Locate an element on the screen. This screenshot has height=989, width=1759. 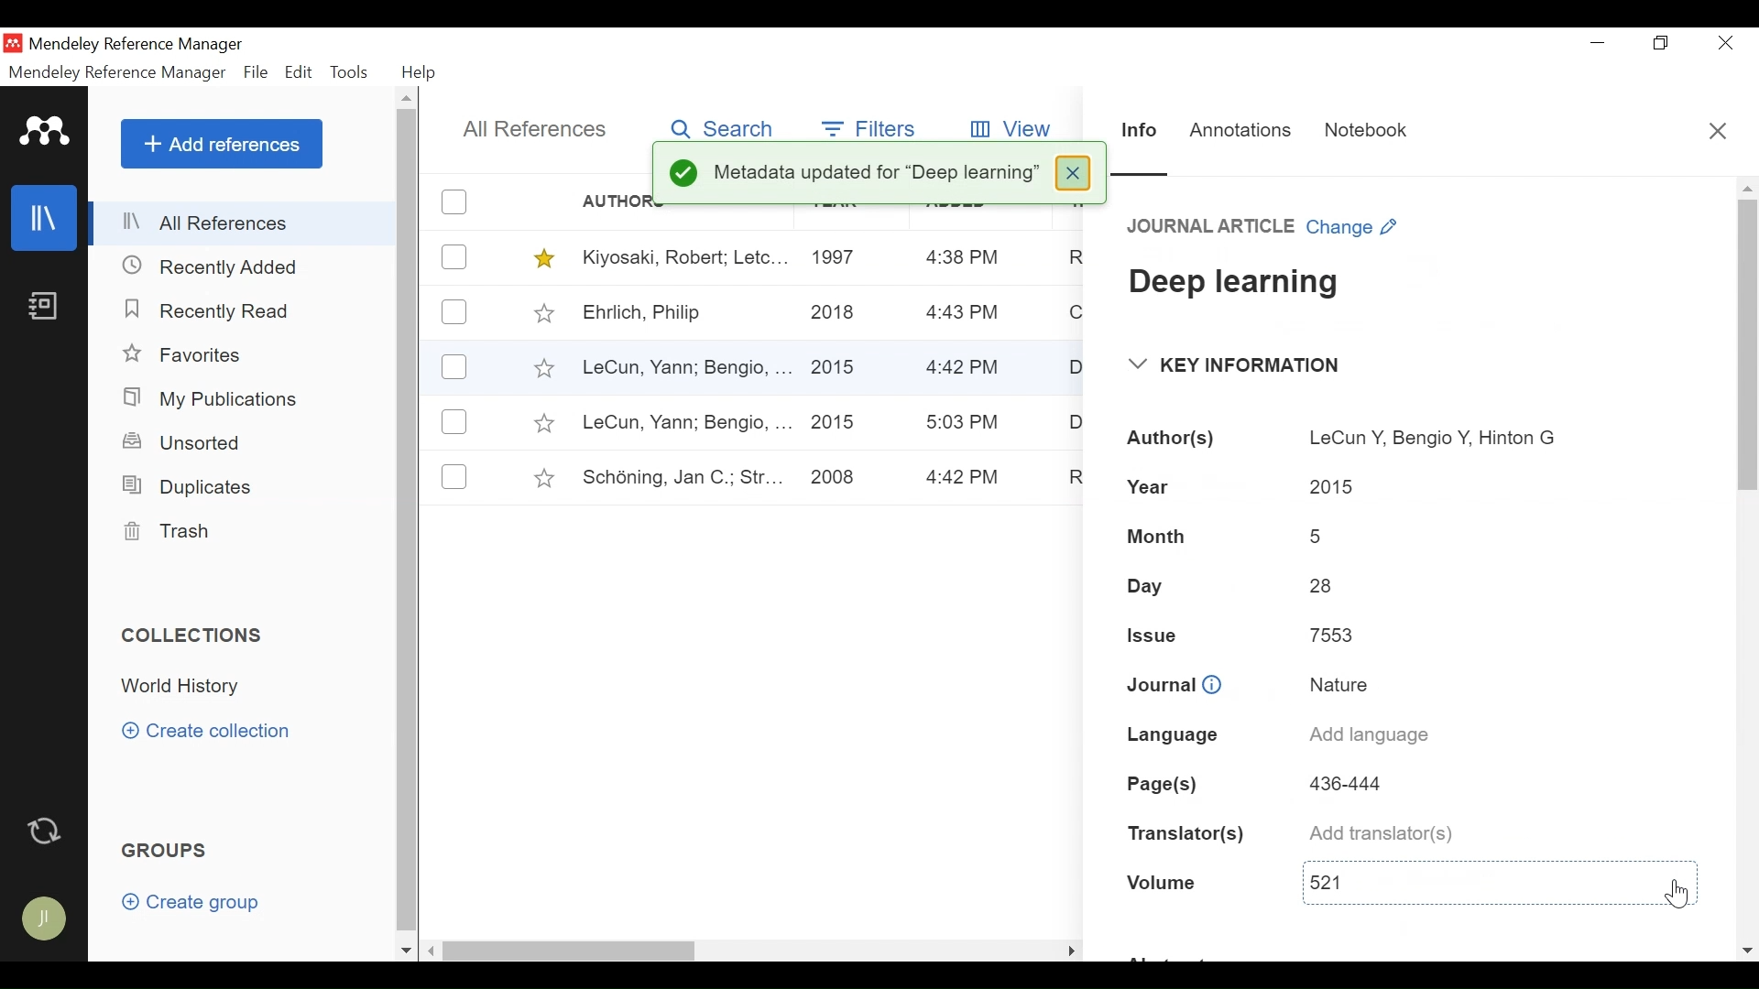
Add translator(s) is located at coordinates (1378, 832).